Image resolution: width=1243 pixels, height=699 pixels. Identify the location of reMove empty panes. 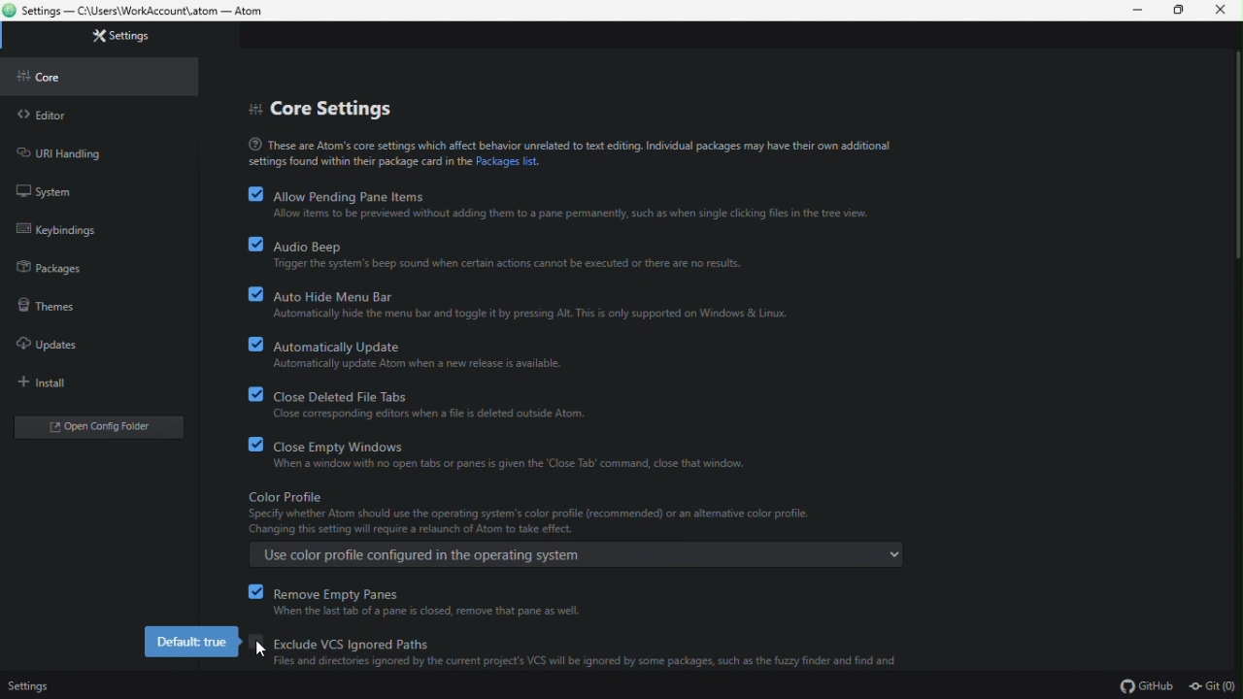
(585, 602).